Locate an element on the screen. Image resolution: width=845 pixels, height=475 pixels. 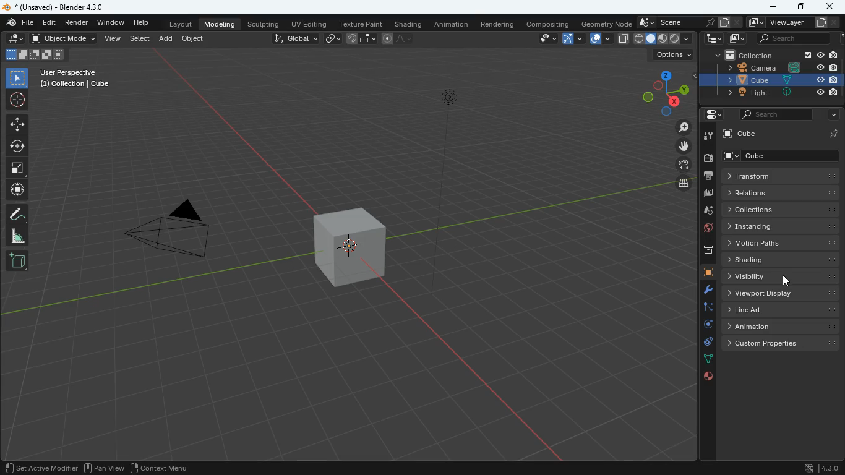
settings is located at coordinates (710, 116).